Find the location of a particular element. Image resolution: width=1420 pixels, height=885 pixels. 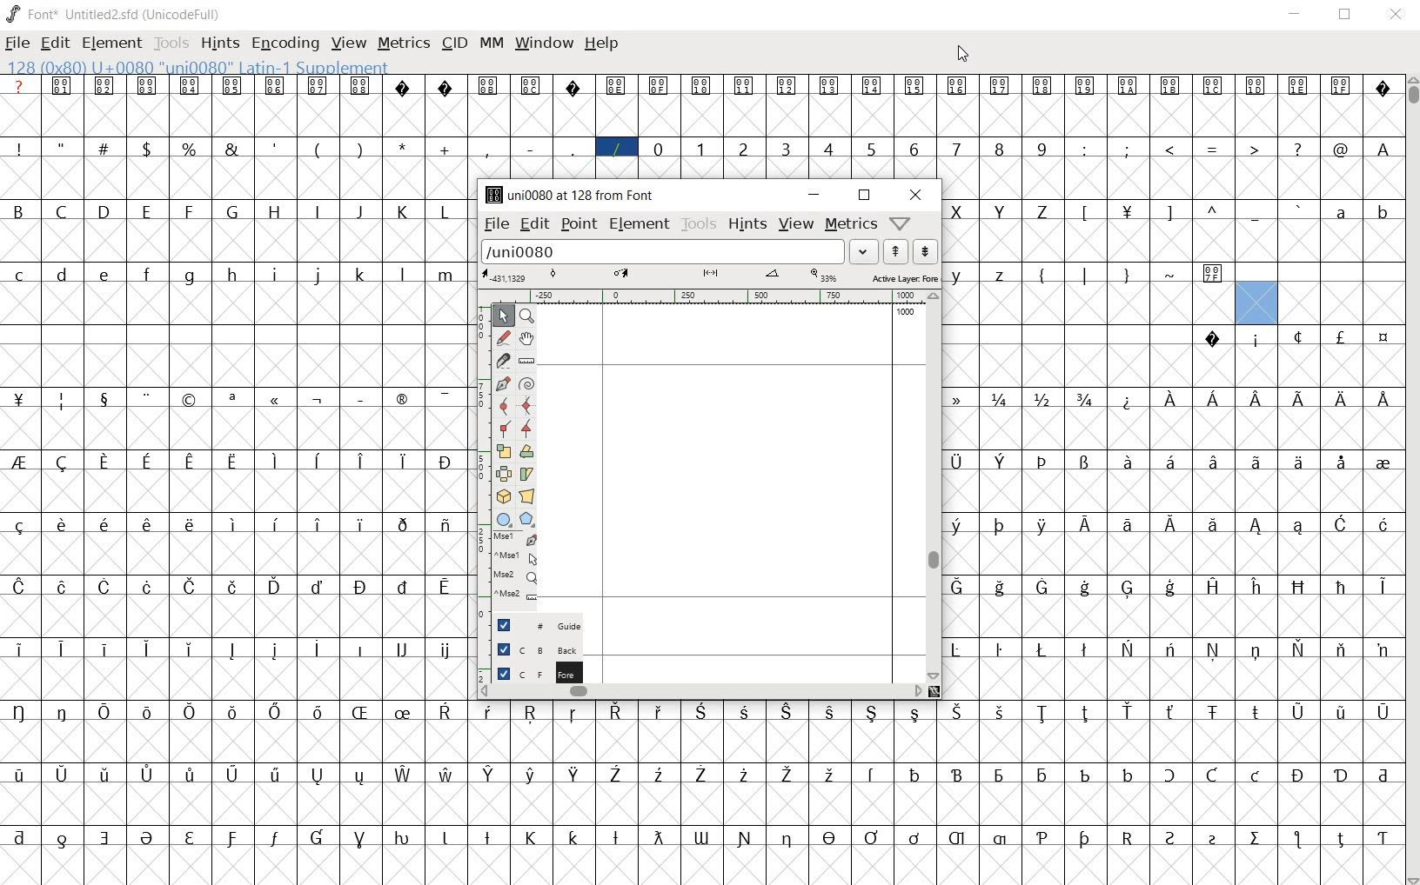

glyph is located at coordinates (19, 149).